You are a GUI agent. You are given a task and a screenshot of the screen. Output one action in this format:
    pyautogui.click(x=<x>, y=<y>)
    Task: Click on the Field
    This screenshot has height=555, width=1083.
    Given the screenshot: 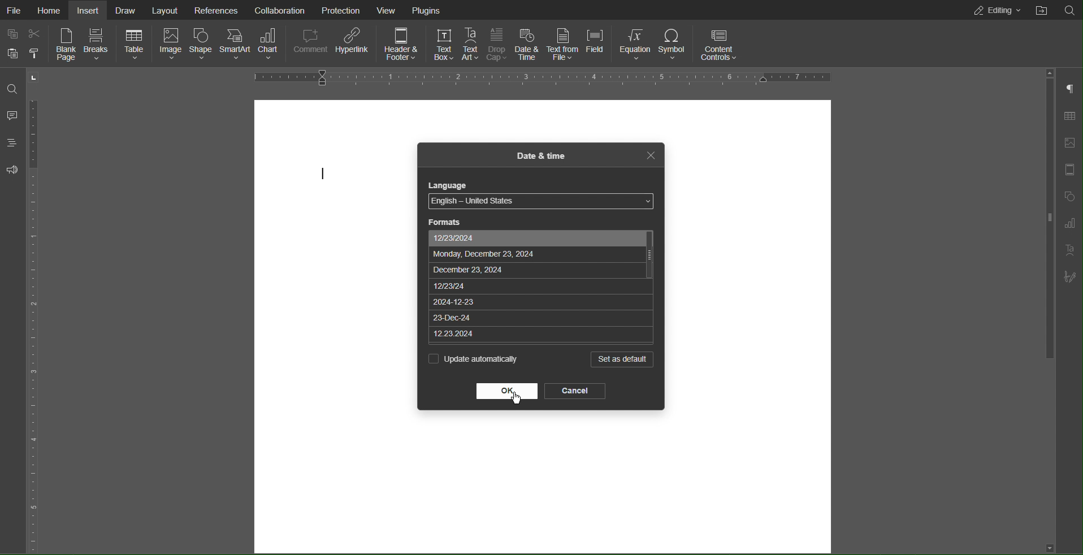 What is the action you would take?
    pyautogui.click(x=595, y=43)
    